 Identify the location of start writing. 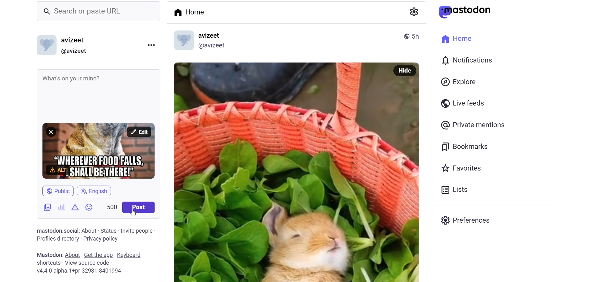
(44, 79).